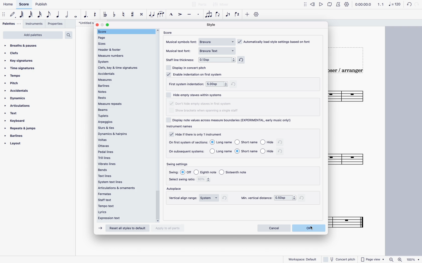 This screenshot has height=263, width=422. Describe the element at coordinates (194, 74) in the screenshot. I see `enable identation on the fire system` at that location.